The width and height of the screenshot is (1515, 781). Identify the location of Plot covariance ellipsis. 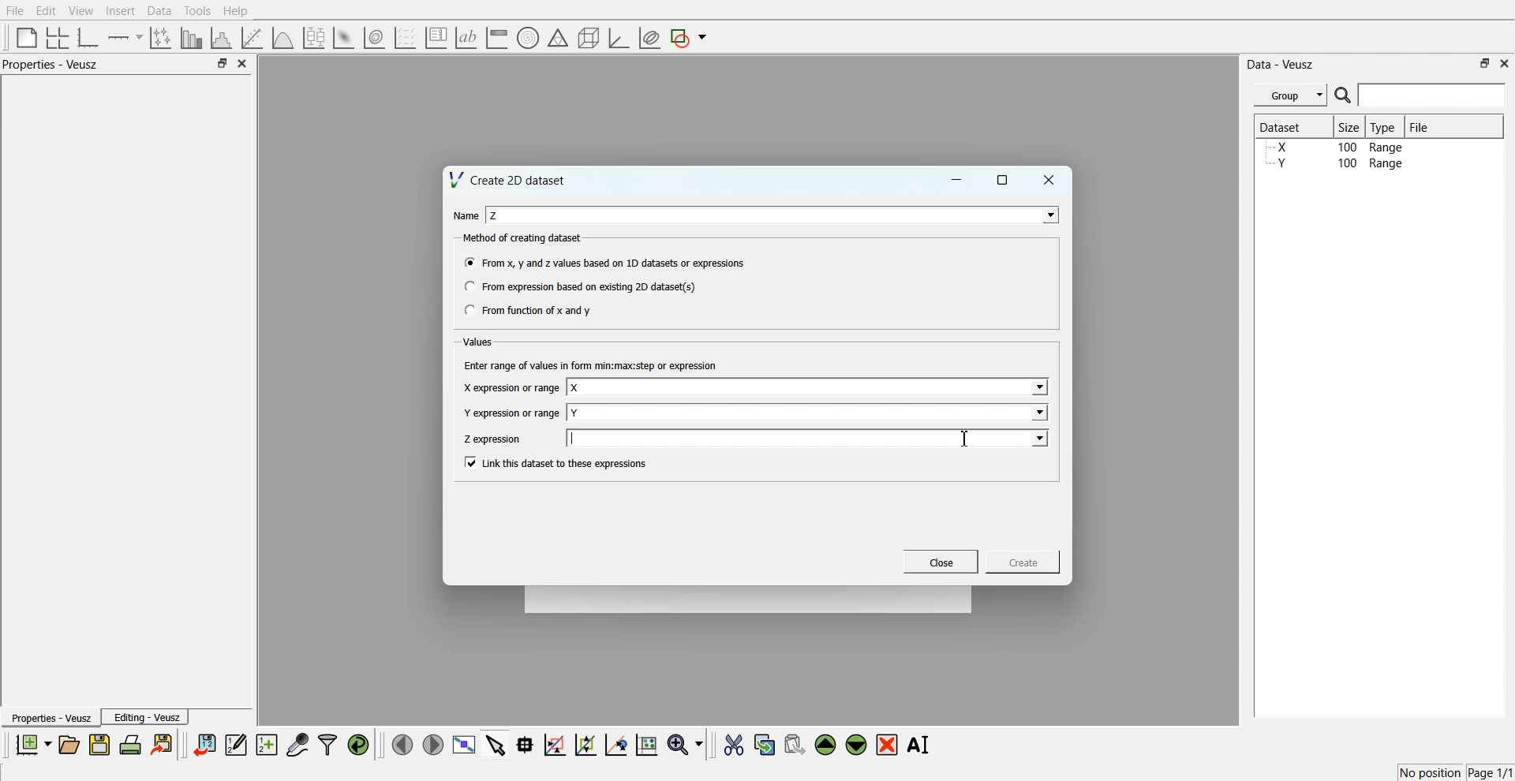
(650, 39).